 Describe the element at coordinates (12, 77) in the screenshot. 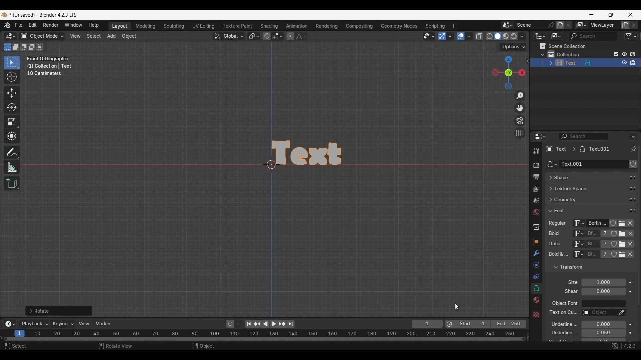

I see `Cursor` at that location.